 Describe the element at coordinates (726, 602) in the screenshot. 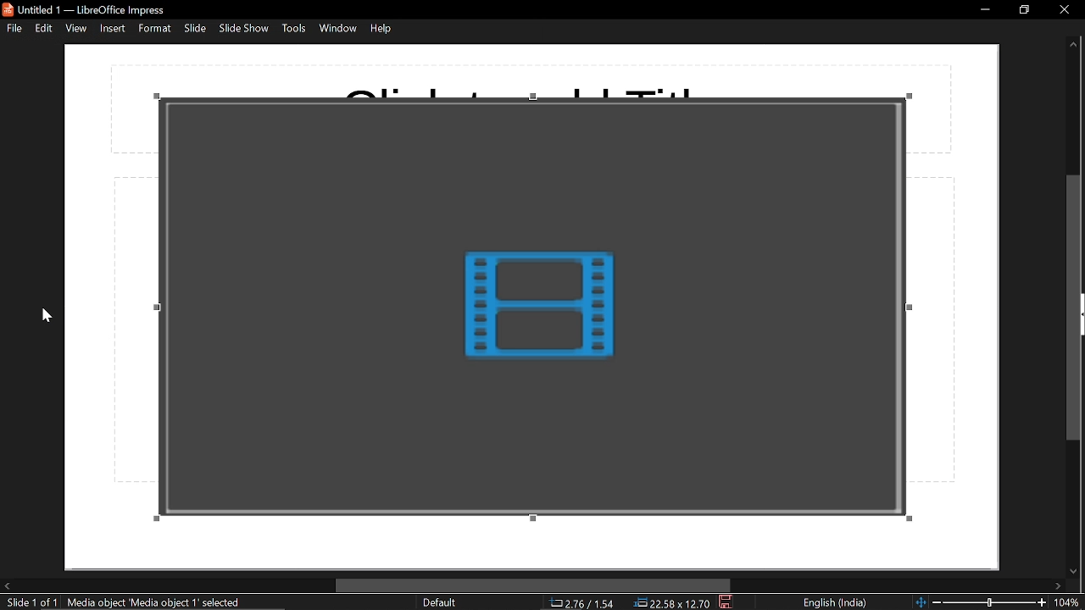

I see `save` at that location.